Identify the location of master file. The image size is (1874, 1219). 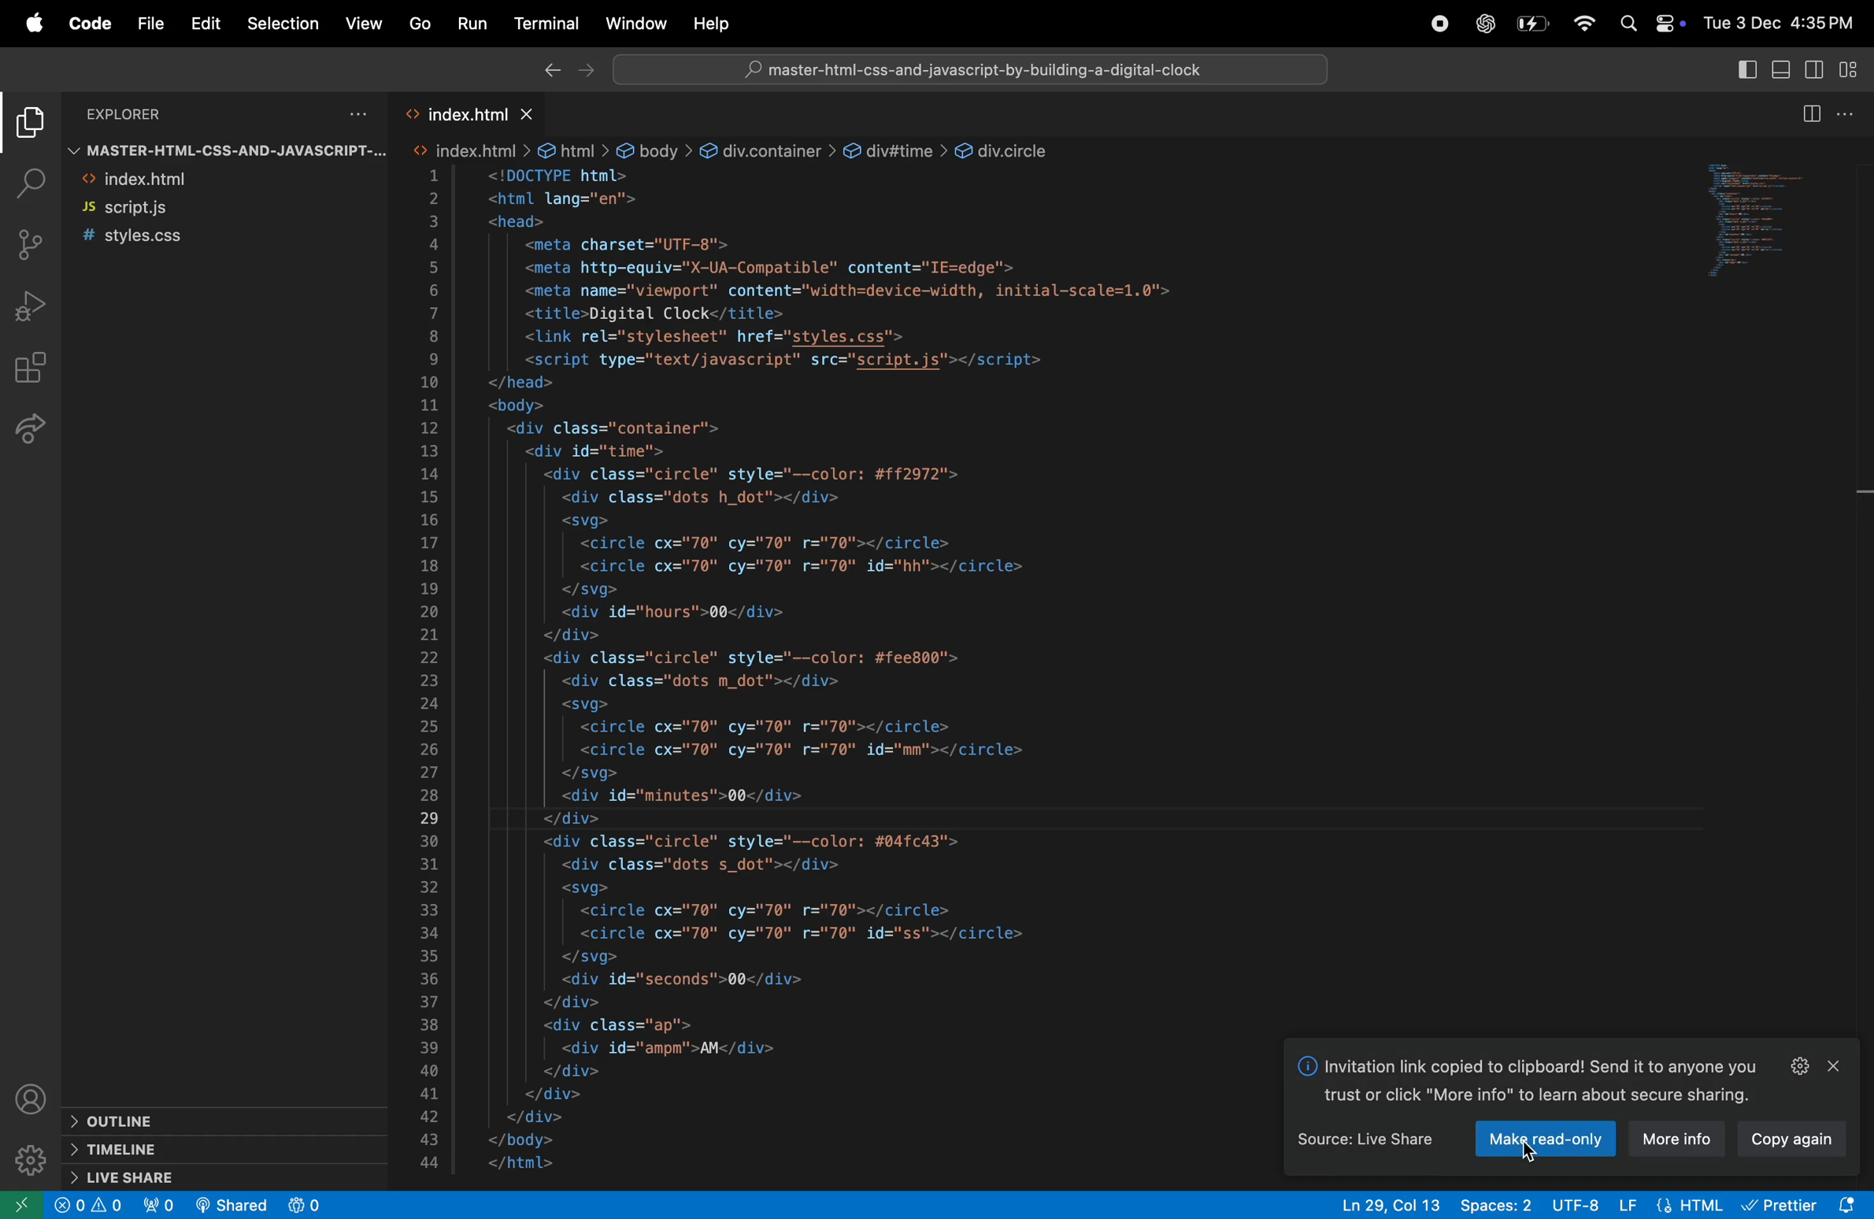
(217, 149).